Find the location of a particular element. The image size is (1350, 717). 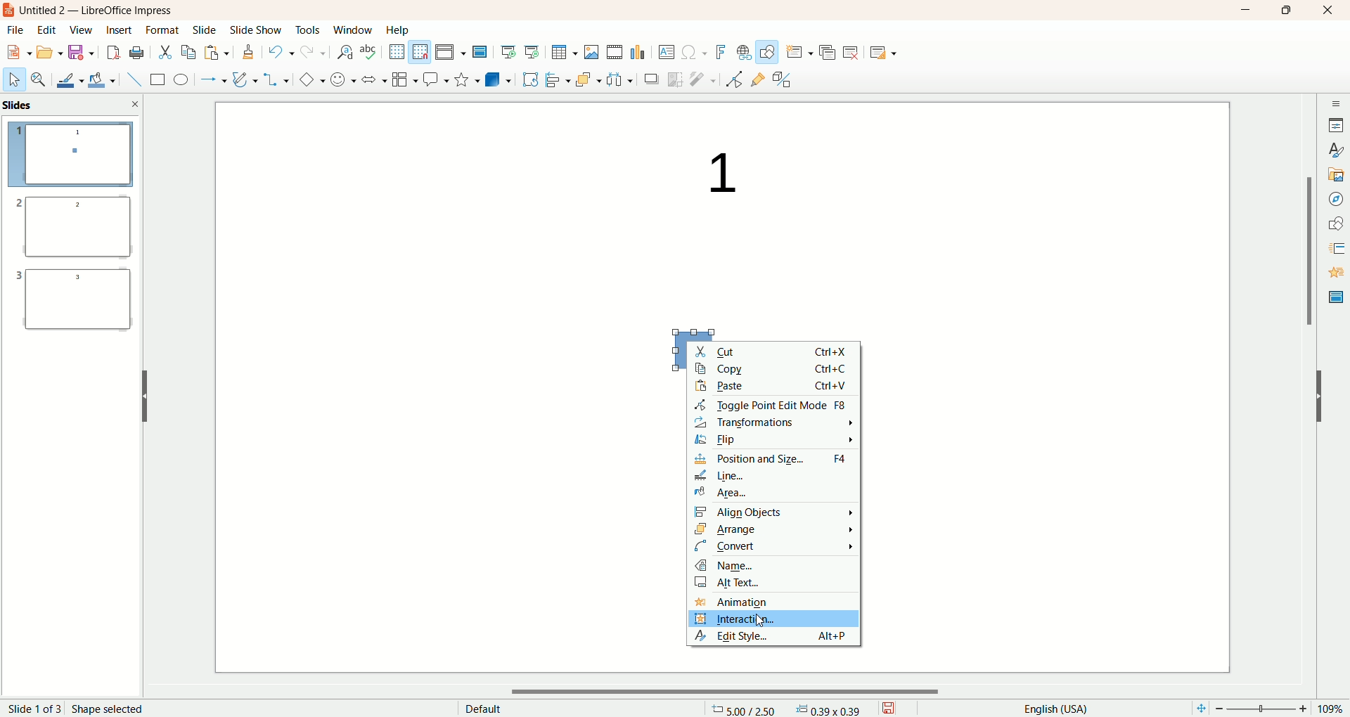

animation is located at coordinates (774, 600).